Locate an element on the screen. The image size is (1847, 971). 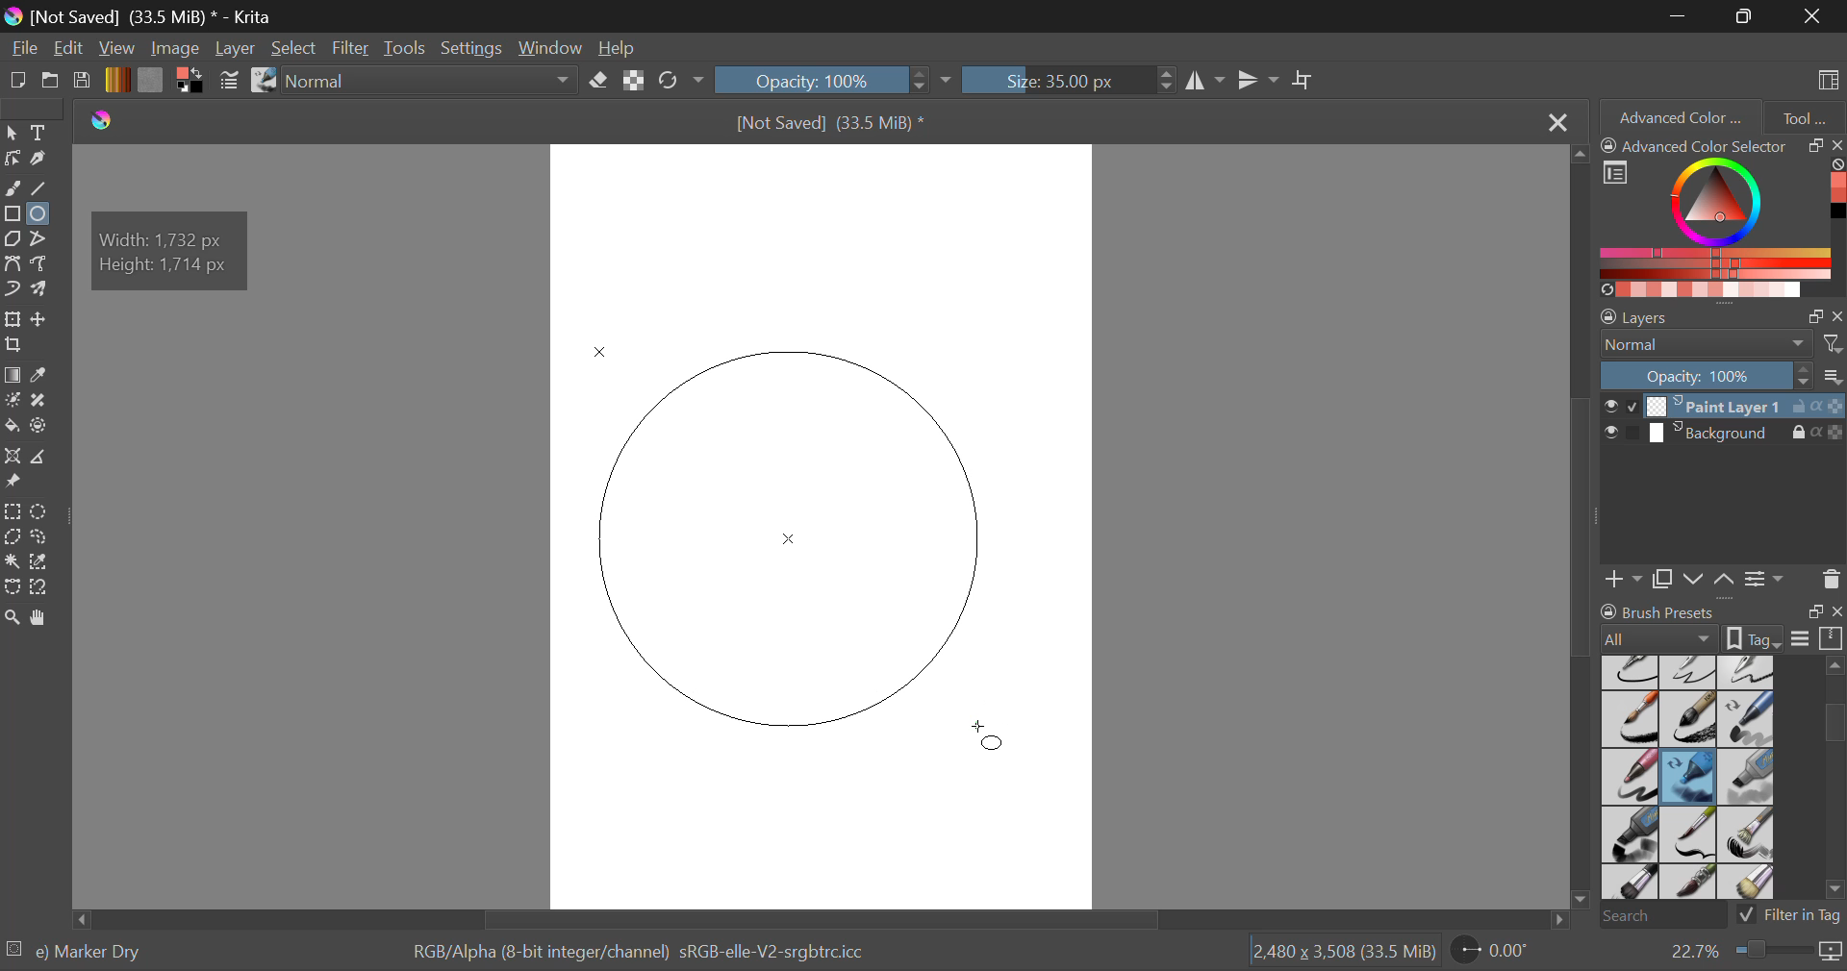
Brush Settings is located at coordinates (228, 82).